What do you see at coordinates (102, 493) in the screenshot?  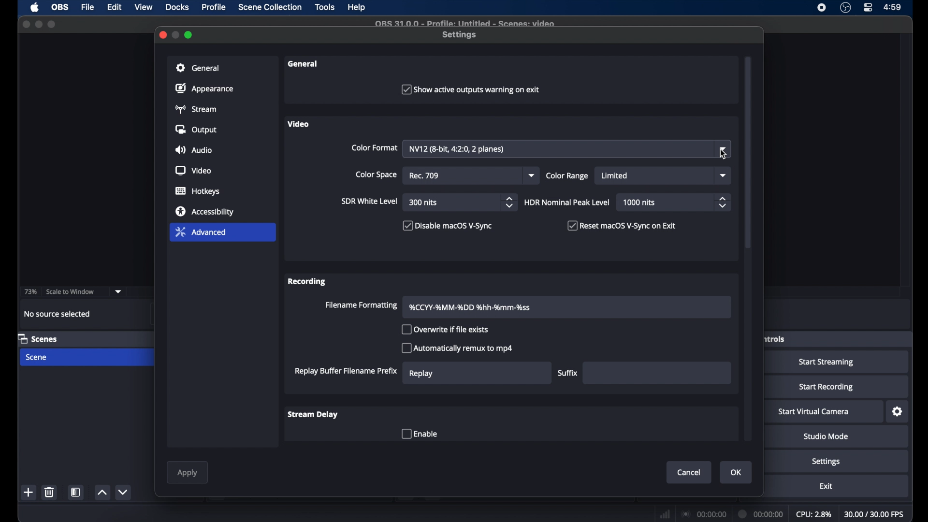 I see `increment` at bounding box center [102, 493].